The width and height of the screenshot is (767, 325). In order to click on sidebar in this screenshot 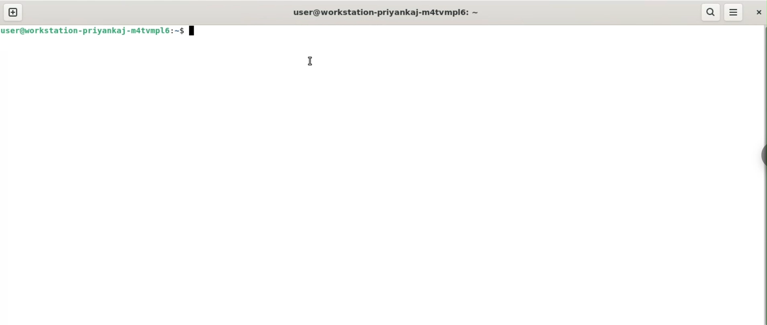, I will do `click(763, 155)`.